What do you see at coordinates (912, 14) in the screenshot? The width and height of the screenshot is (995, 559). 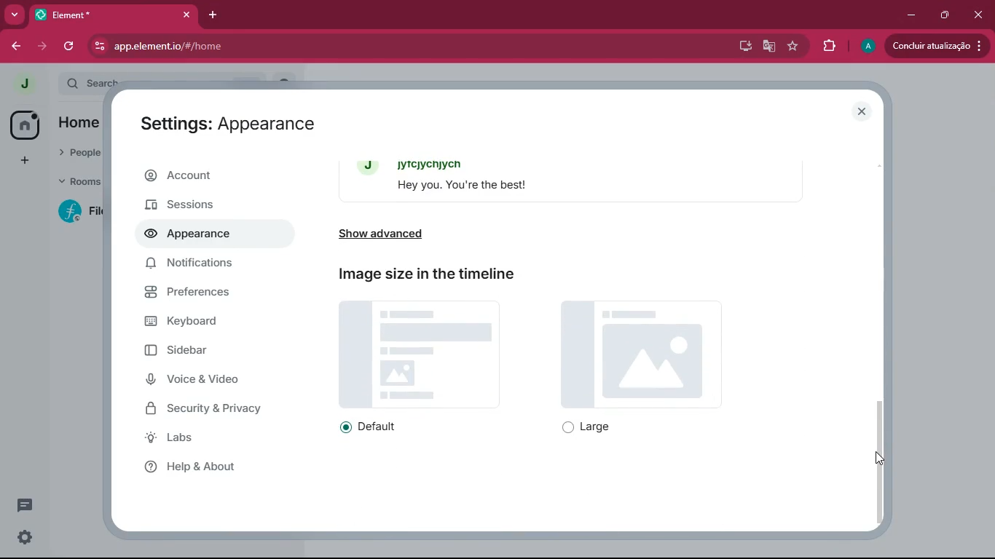 I see `minimize` at bounding box center [912, 14].